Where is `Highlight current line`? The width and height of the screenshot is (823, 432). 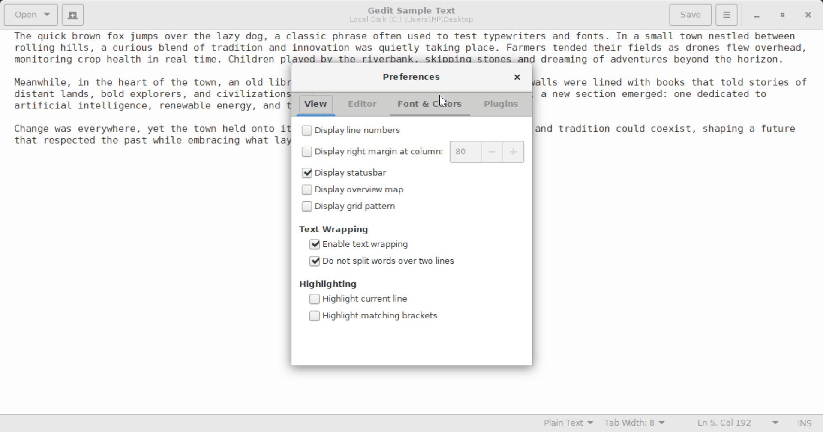
Highlight current line is located at coordinates (375, 299).